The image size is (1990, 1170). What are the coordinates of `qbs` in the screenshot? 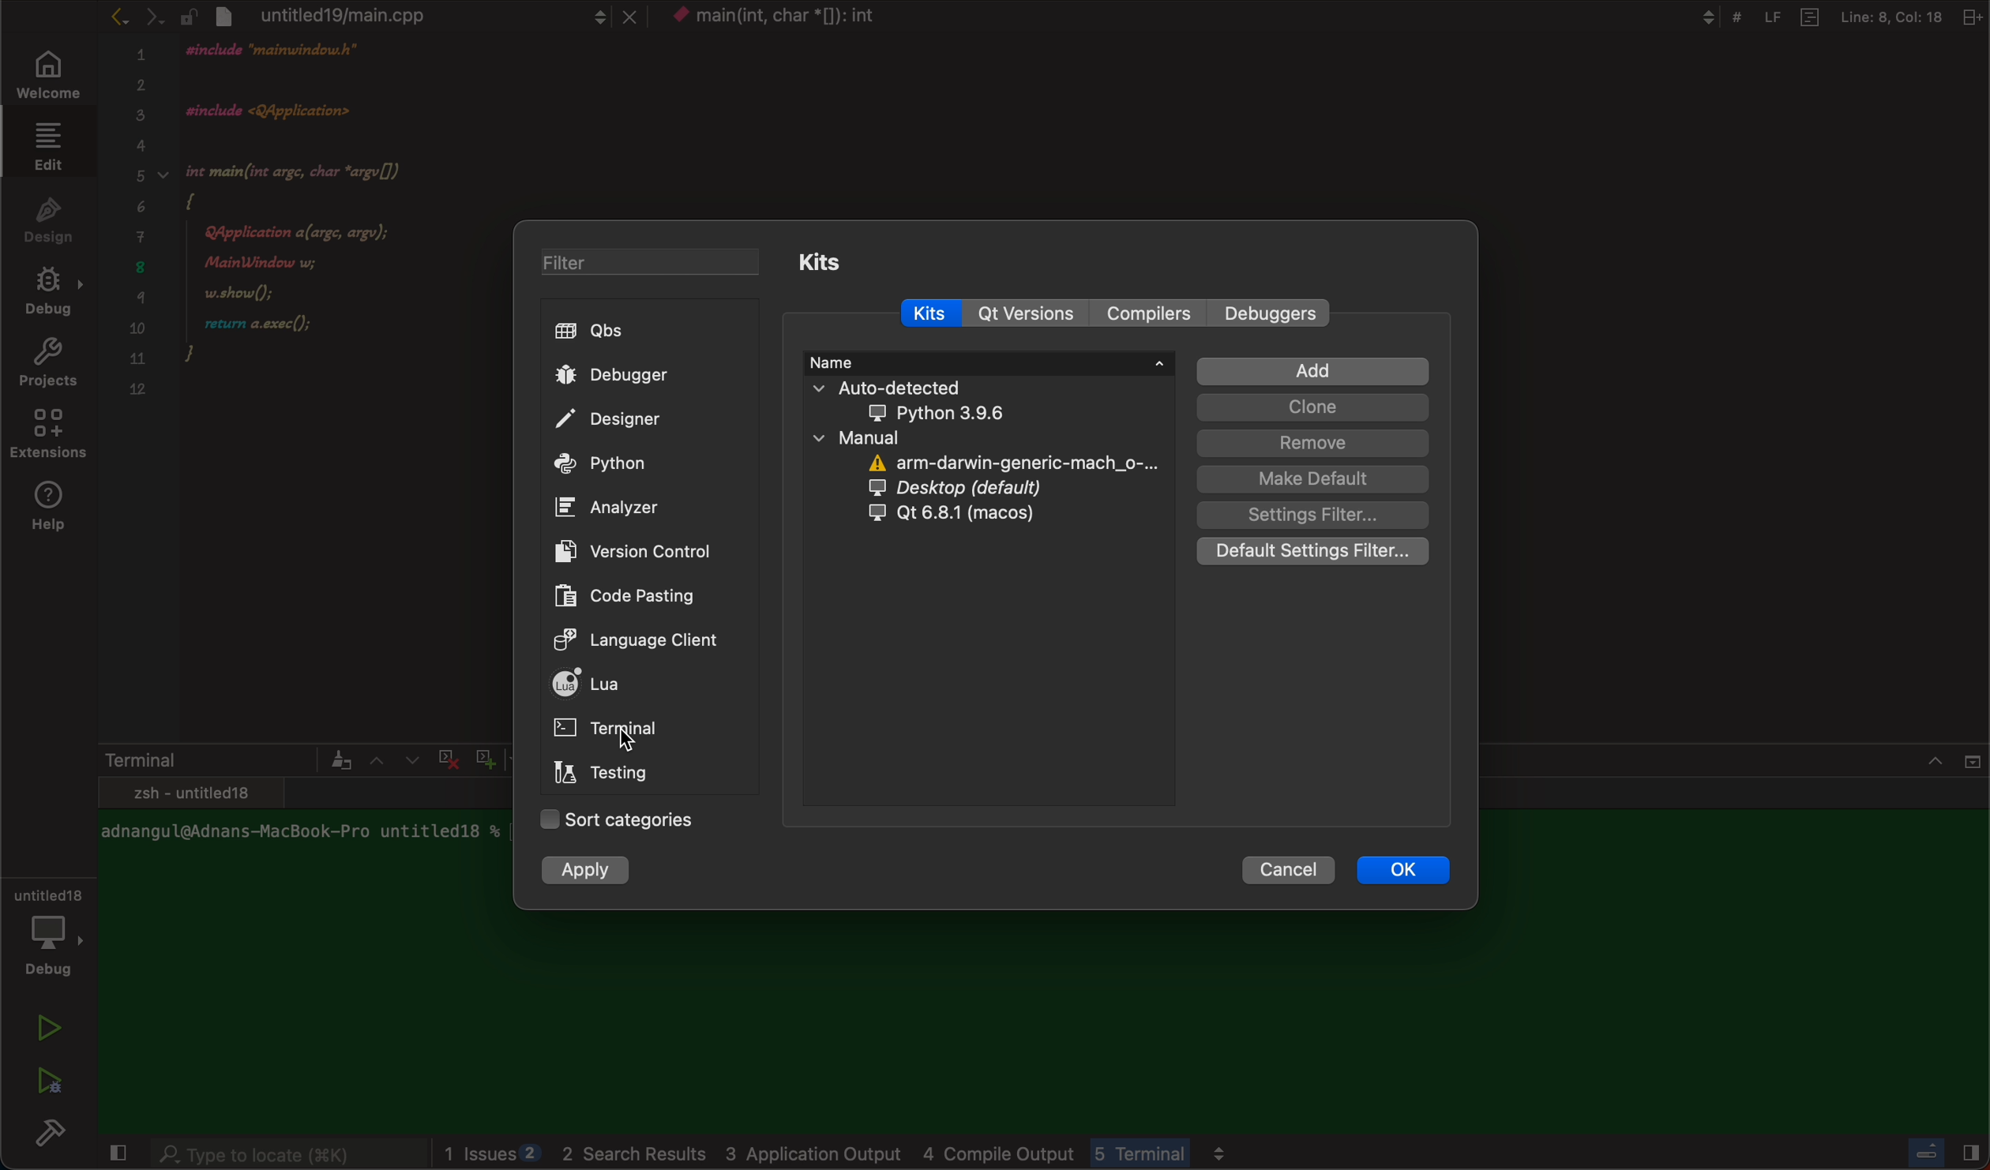 It's located at (642, 332).